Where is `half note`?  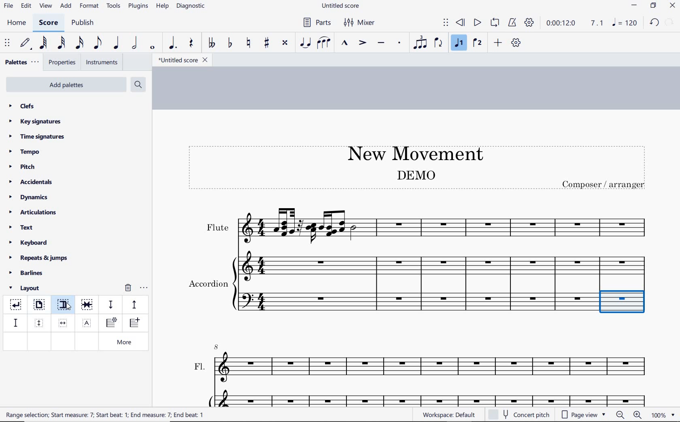 half note is located at coordinates (134, 43).